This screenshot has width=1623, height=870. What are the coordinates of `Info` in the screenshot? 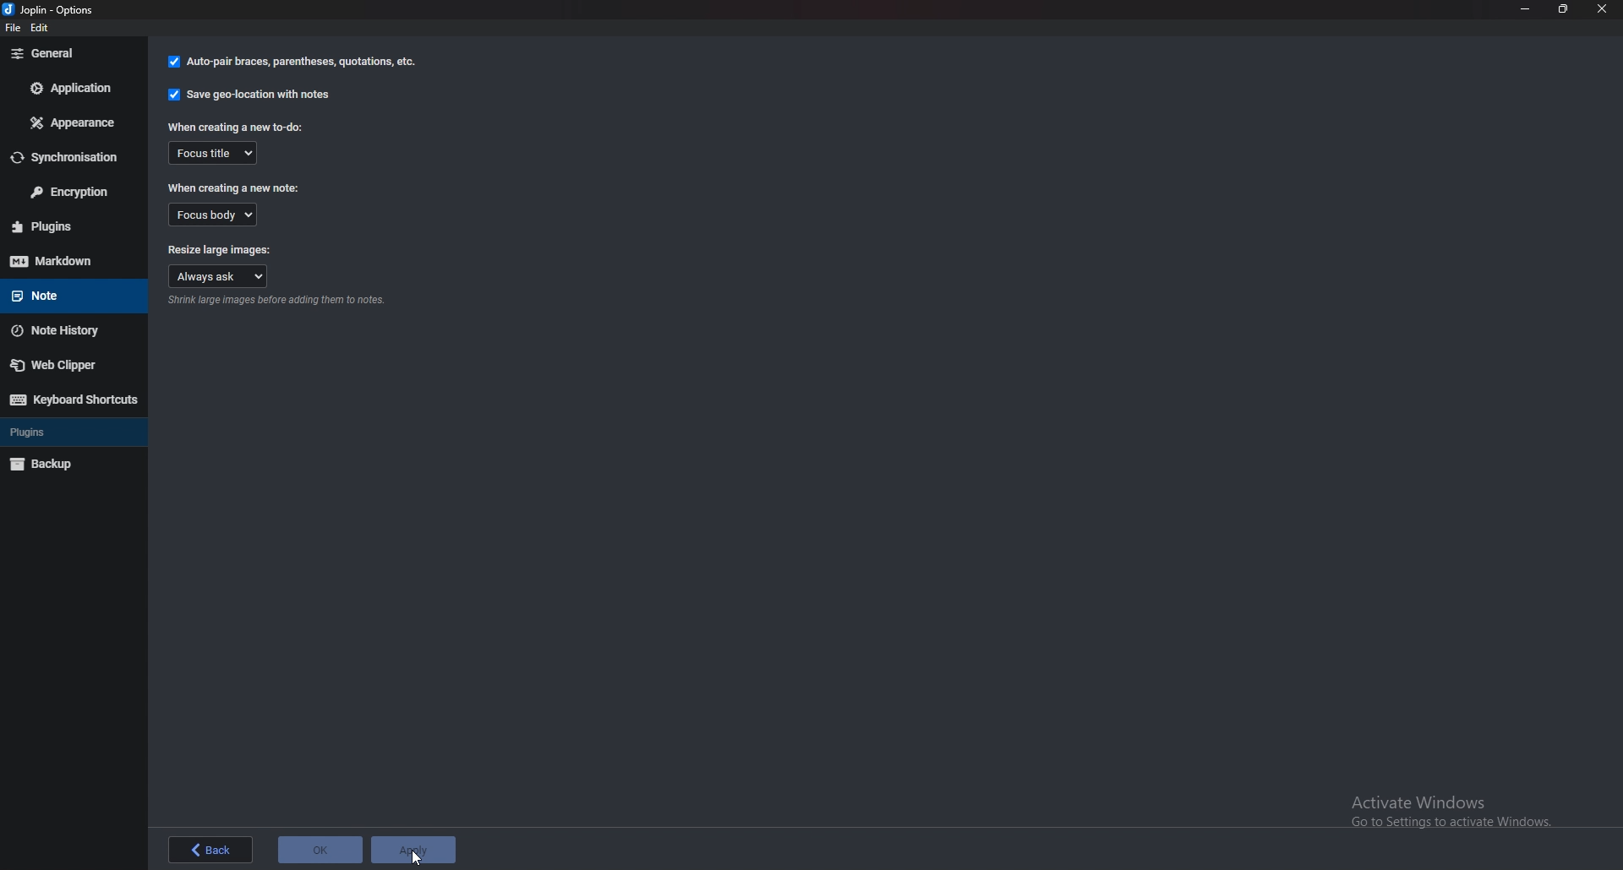 It's located at (278, 300).